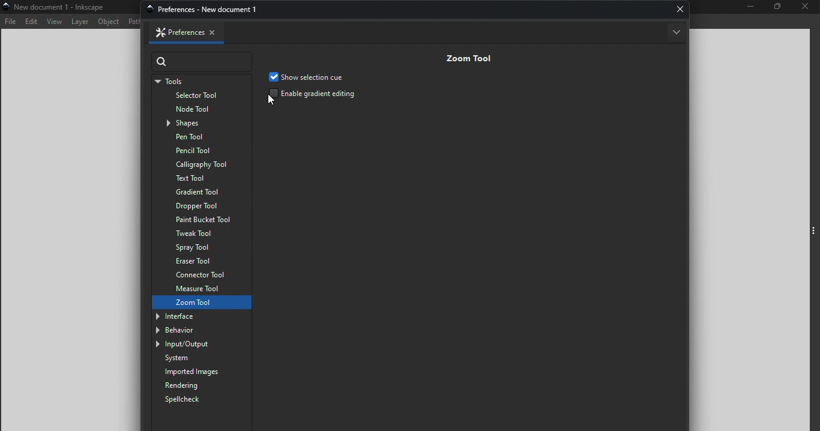 The width and height of the screenshot is (820, 431). Describe the element at coordinates (203, 261) in the screenshot. I see `Eraser tool` at that location.